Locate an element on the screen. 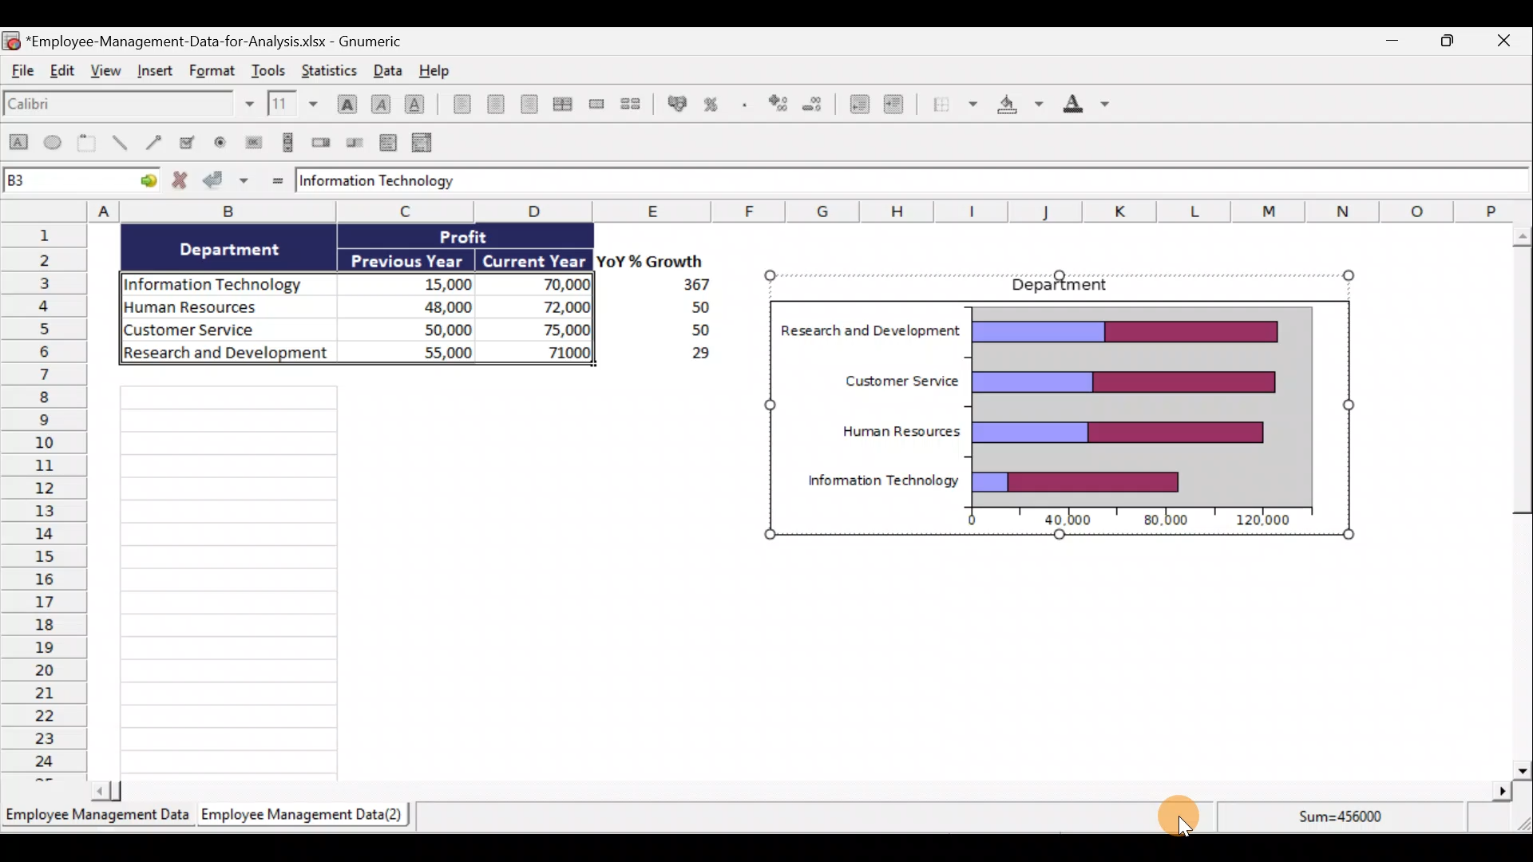 Image resolution: width=1533 pixels, height=862 pixels. Rows is located at coordinates (45, 503).